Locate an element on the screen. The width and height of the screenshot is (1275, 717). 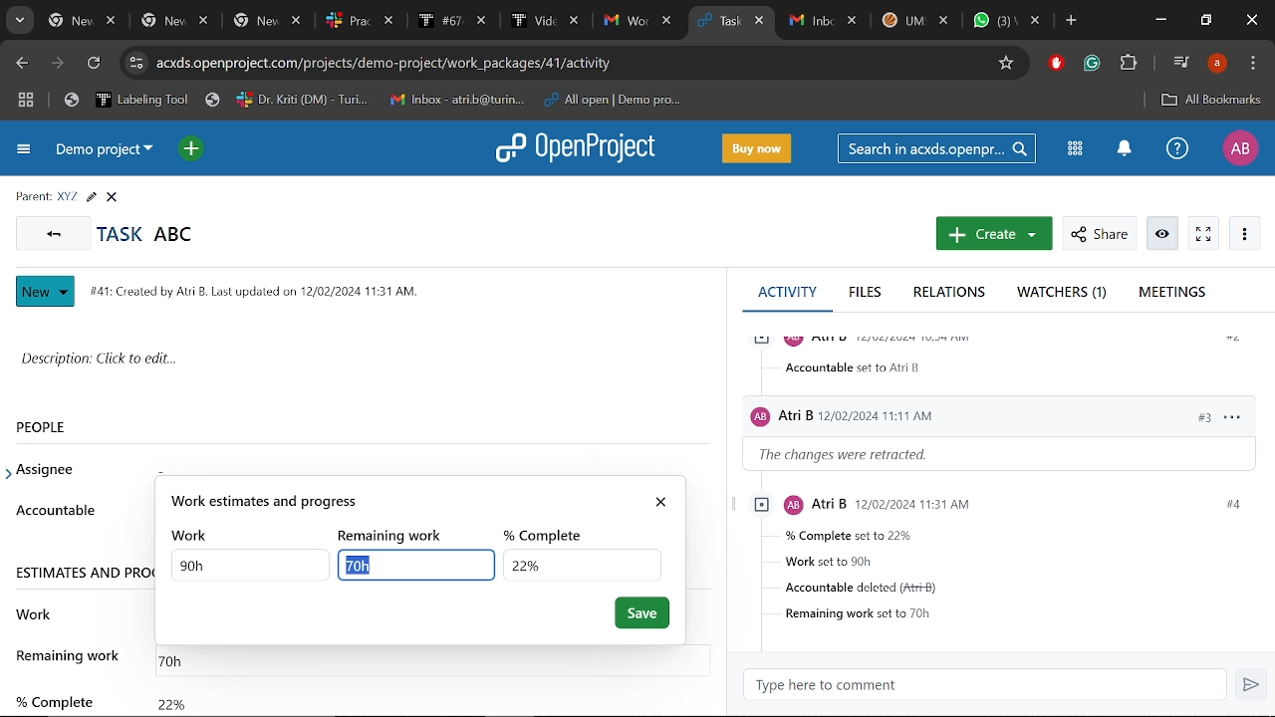
scrollbar is located at coordinates (722, 434).